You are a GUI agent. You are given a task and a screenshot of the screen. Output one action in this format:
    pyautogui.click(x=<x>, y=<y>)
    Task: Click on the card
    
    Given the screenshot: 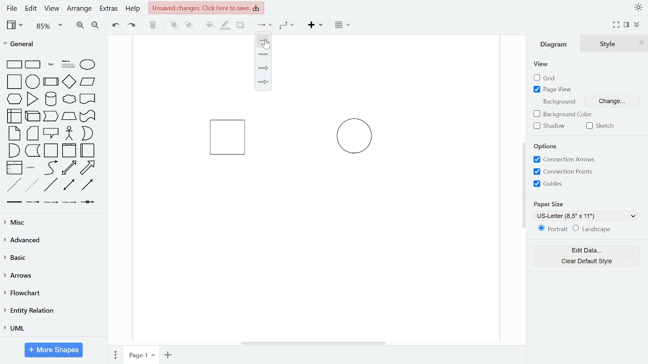 What is the action you would take?
    pyautogui.click(x=33, y=133)
    